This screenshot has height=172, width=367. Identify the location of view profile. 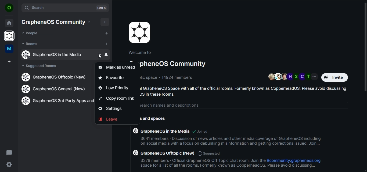
(9, 8).